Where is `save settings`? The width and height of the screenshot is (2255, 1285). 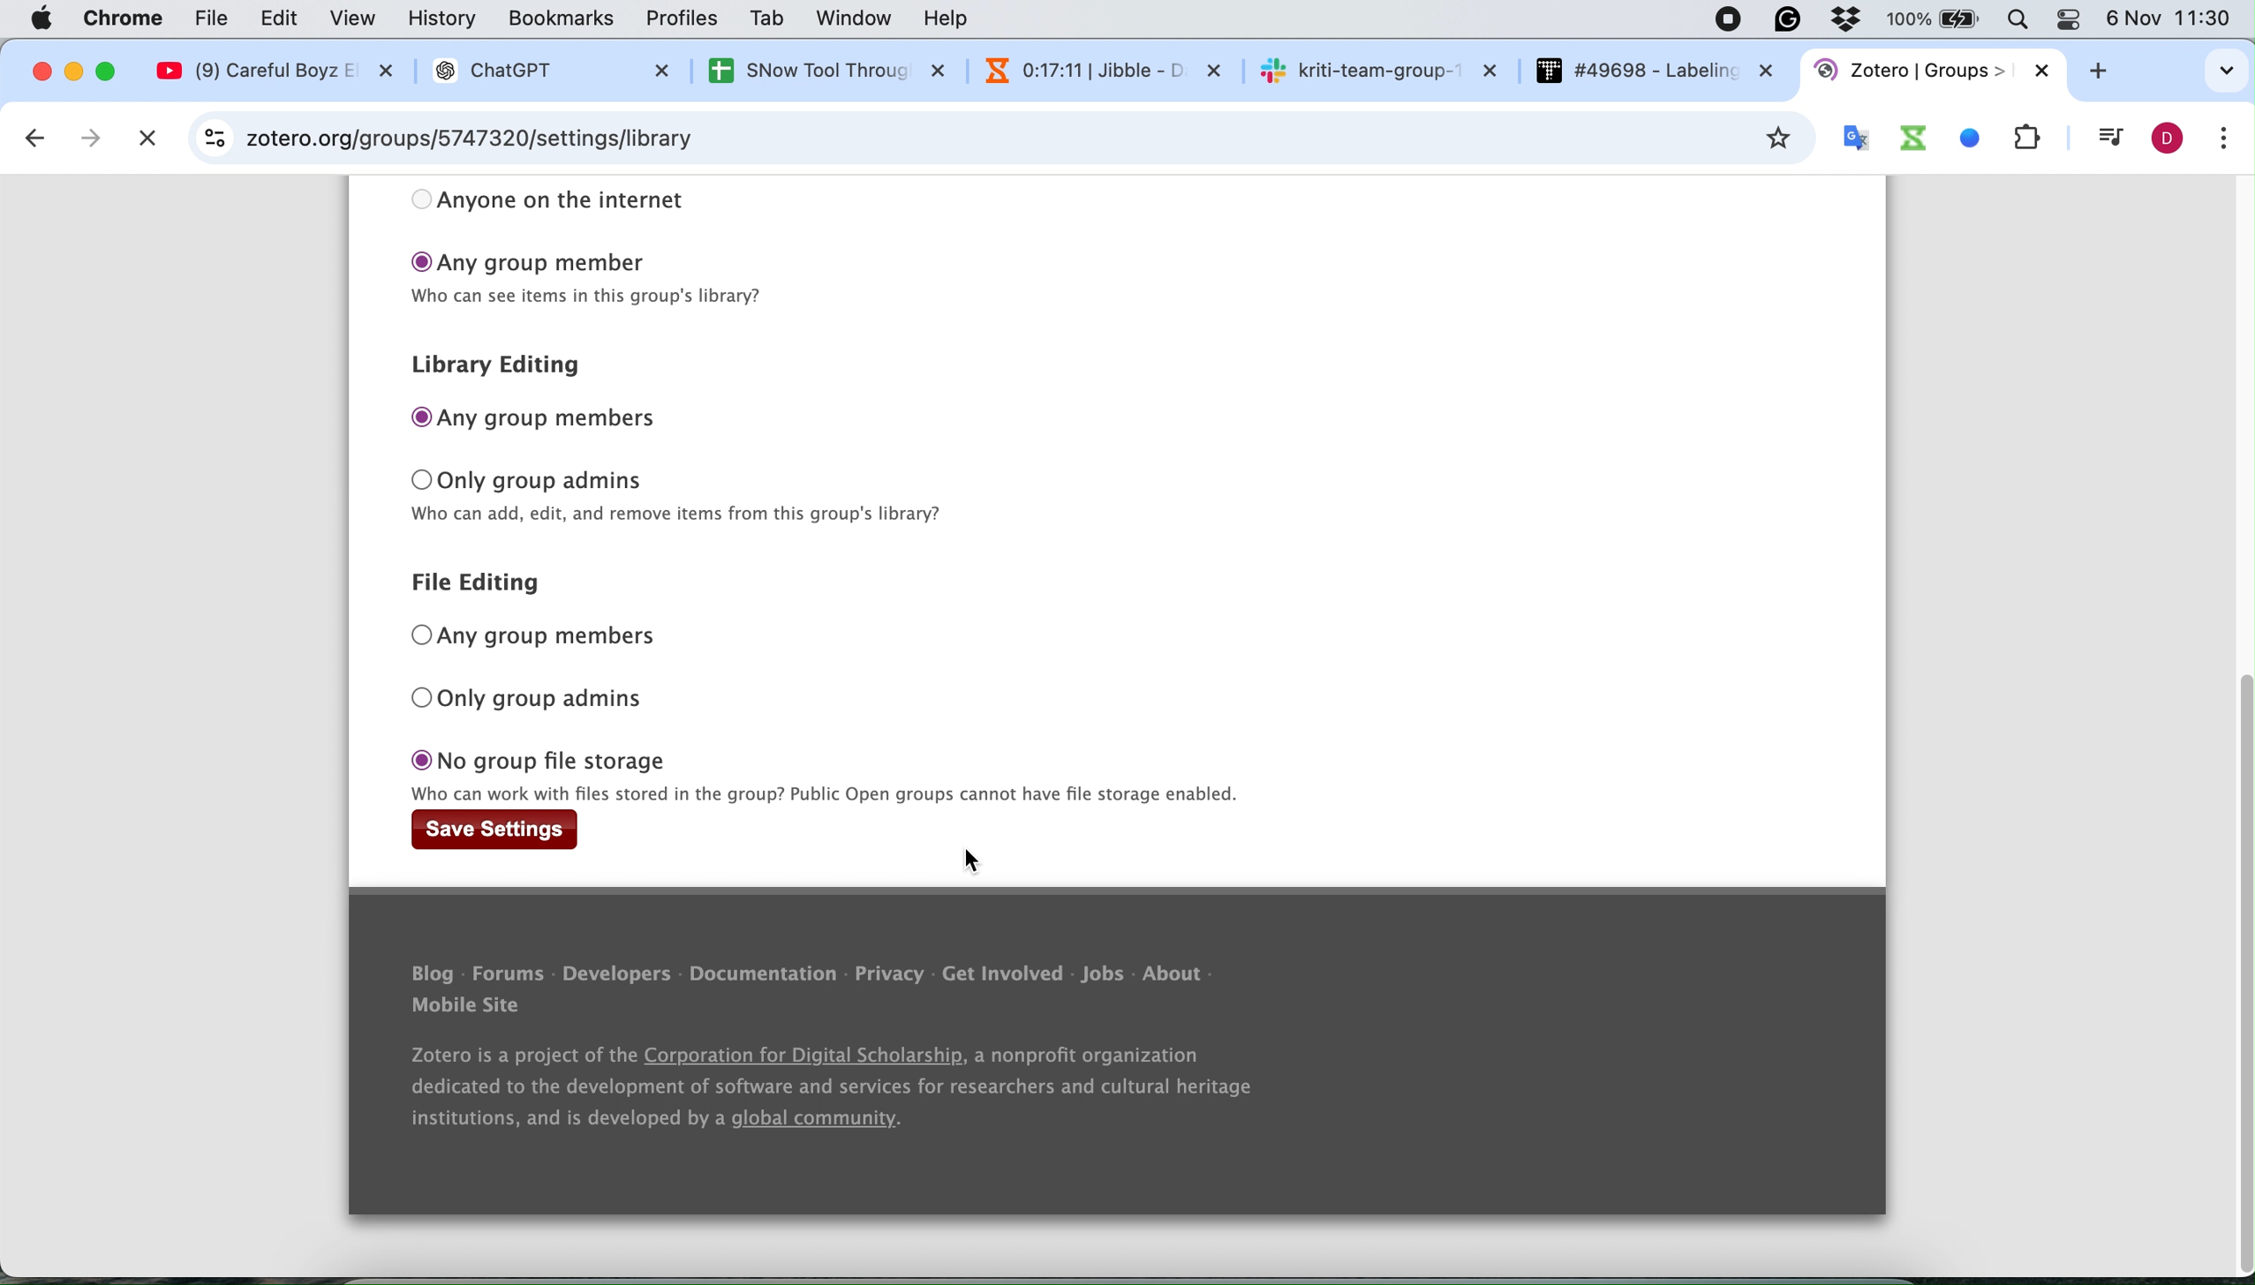 save settings is located at coordinates (503, 827).